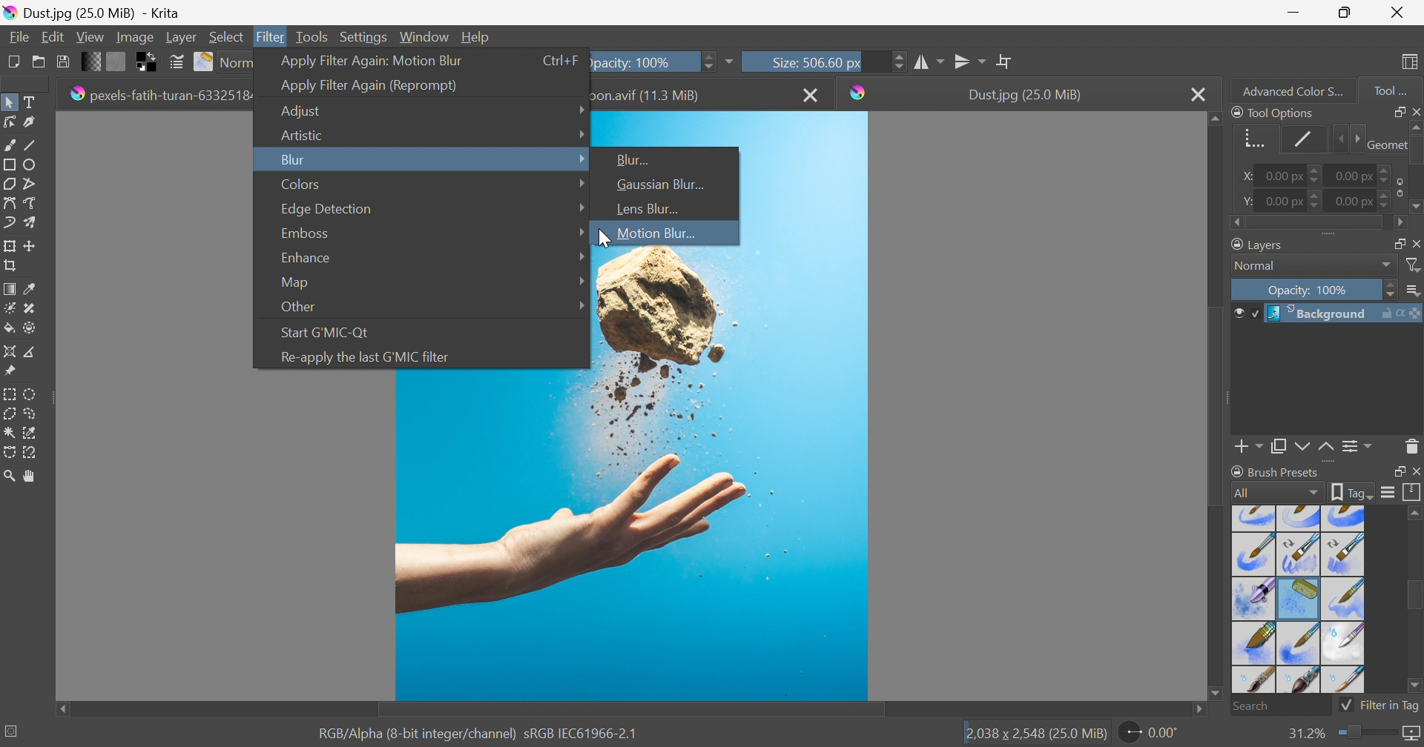  Describe the element at coordinates (1150, 734) in the screenshot. I see `0.00°` at that location.